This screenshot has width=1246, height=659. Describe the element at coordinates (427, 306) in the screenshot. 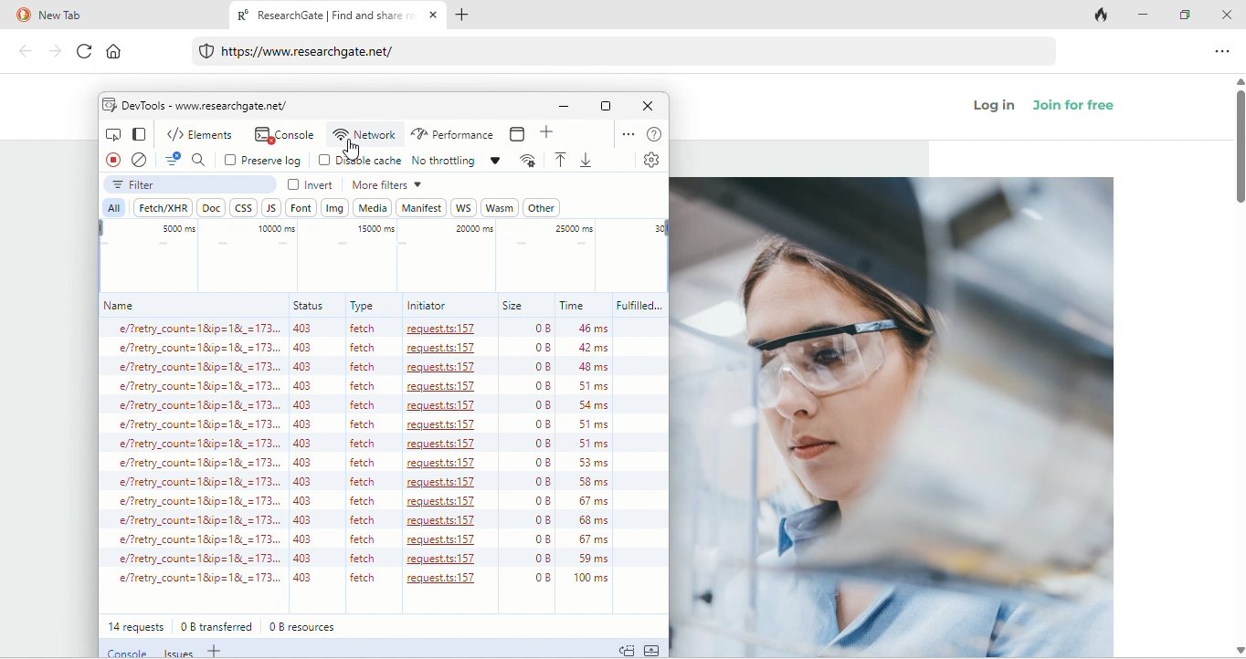

I see `initiator` at that location.